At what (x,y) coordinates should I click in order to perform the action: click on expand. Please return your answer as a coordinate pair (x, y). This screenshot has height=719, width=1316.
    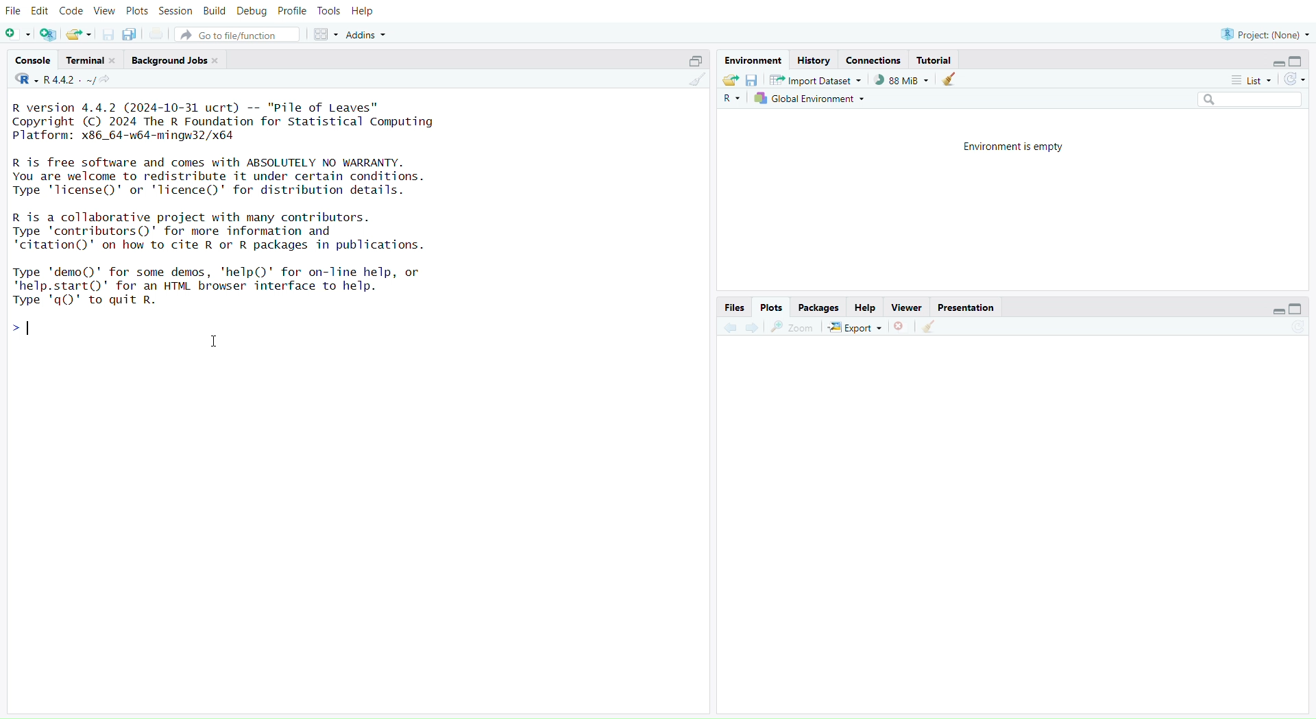
    Looking at the image, I should click on (1276, 64).